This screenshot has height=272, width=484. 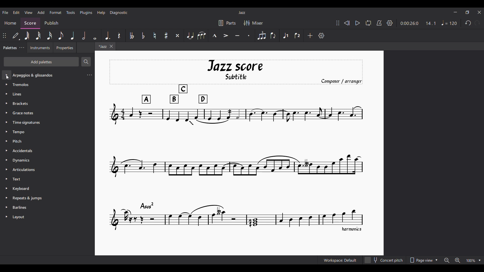 I want to click on Toggle flat, so click(x=143, y=36).